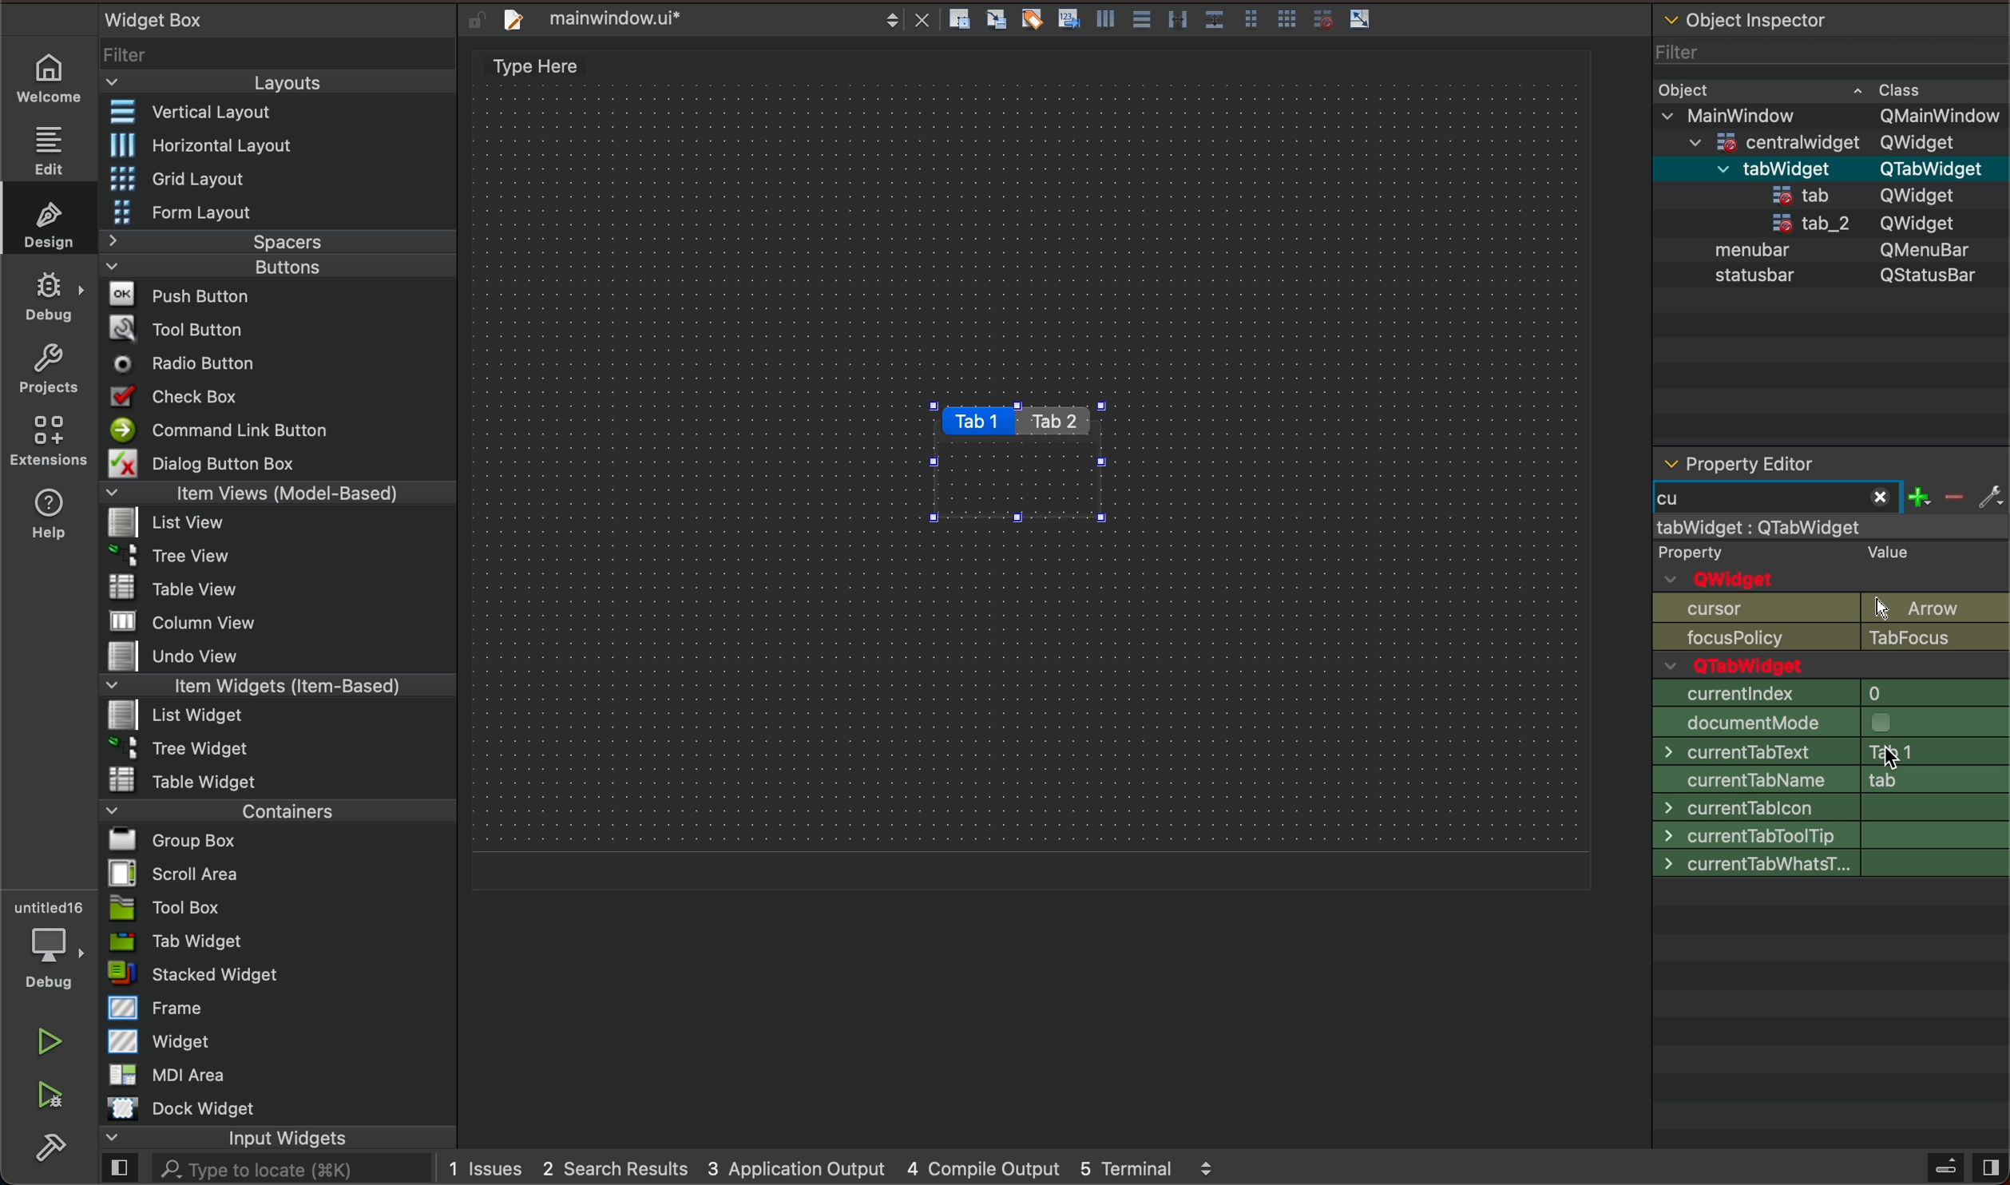  Describe the element at coordinates (180, 1074) in the screenshot. I see ` MDI Area` at that location.